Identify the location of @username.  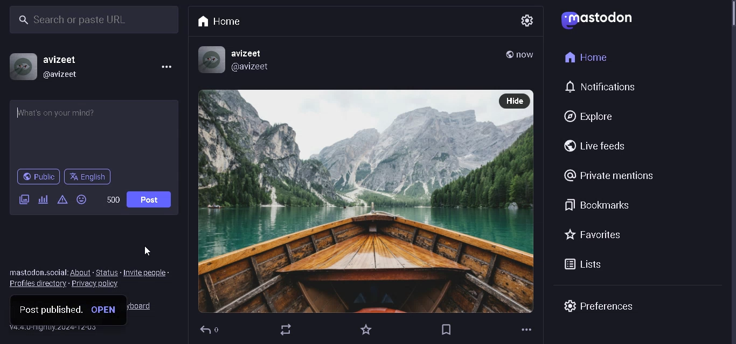
(67, 75).